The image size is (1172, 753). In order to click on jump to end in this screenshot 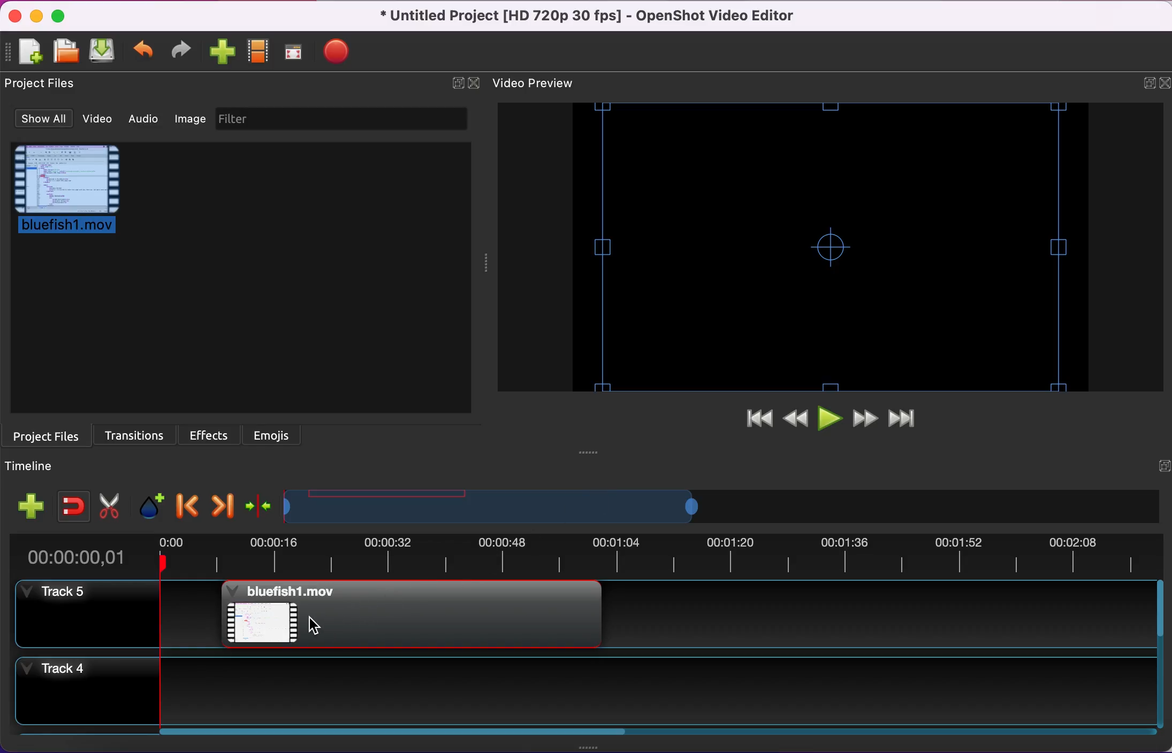, I will do `click(906, 417)`.